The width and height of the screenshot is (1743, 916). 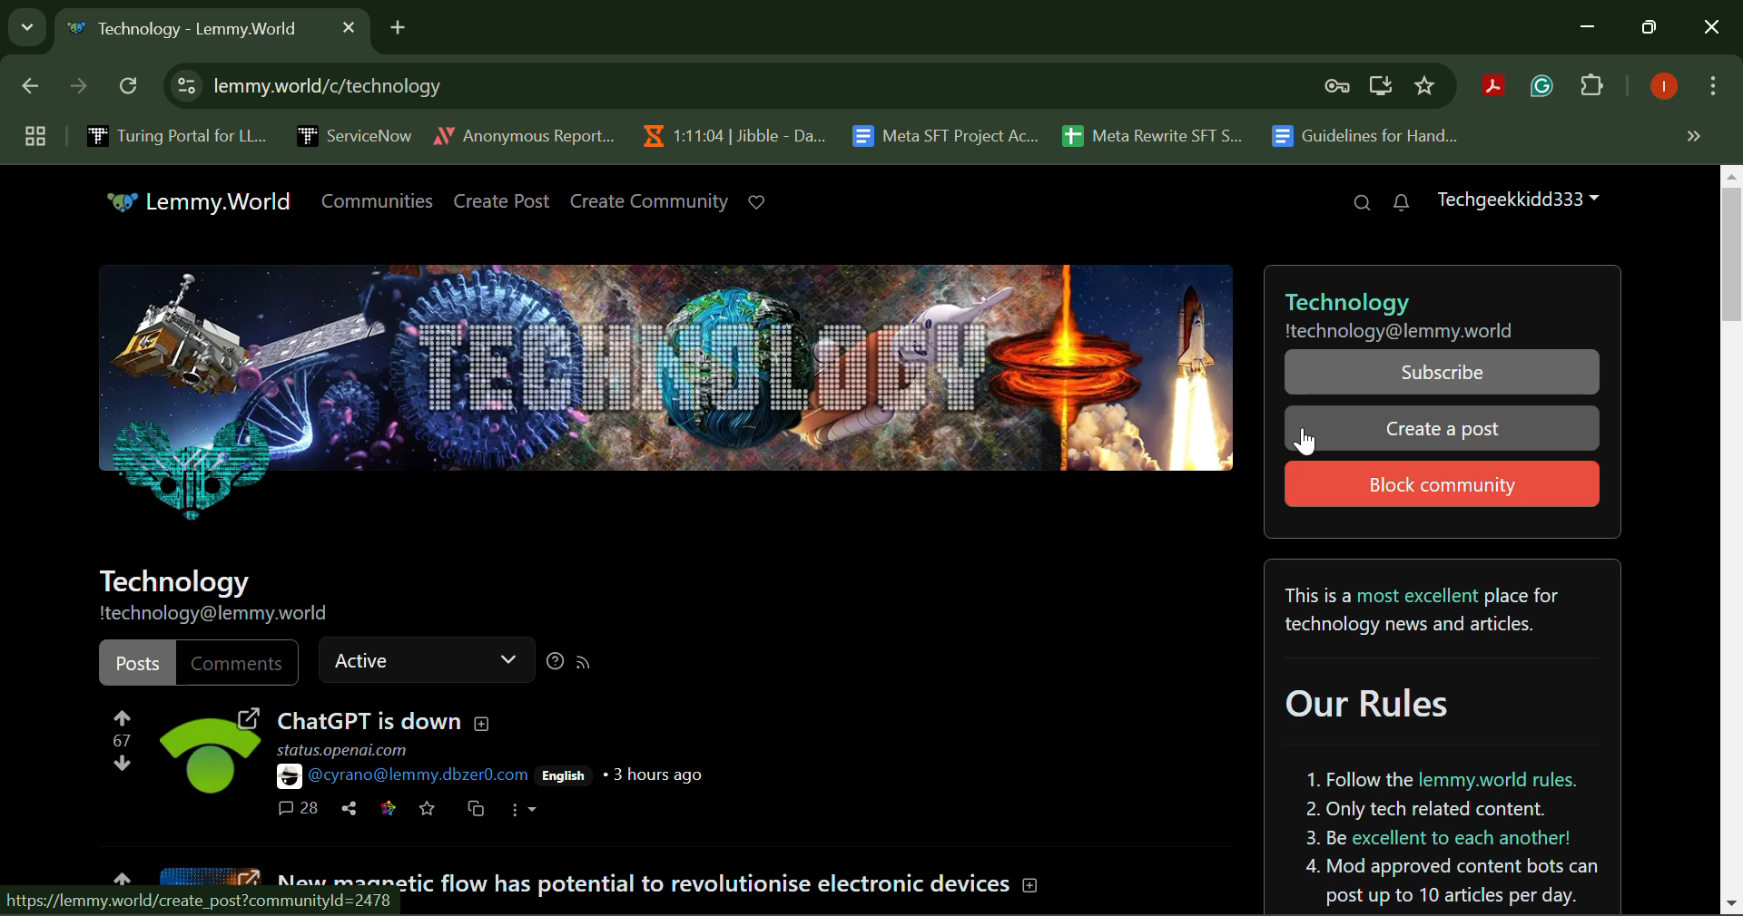 What do you see at coordinates (173, 135) in the screenshot?
I see `Turing Portal for LLM` at bounding box center [173, 135].